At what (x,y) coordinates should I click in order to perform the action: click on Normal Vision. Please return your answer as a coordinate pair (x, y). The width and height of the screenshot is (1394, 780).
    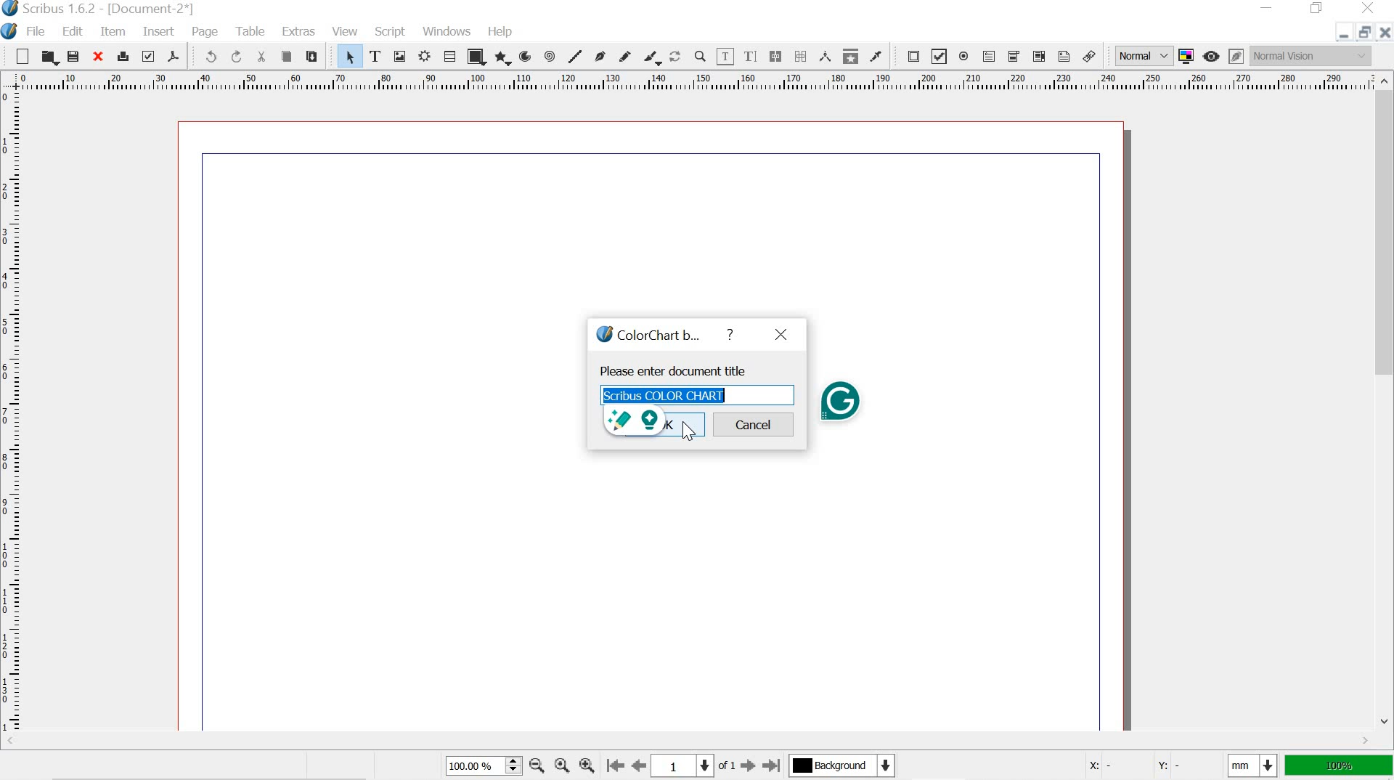
    Looking at the image, I should click on (1311, 56).